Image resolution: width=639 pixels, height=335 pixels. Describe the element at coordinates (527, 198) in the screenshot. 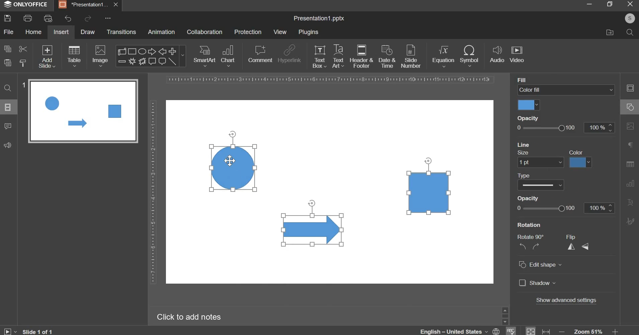

I see `opacity` at that location.